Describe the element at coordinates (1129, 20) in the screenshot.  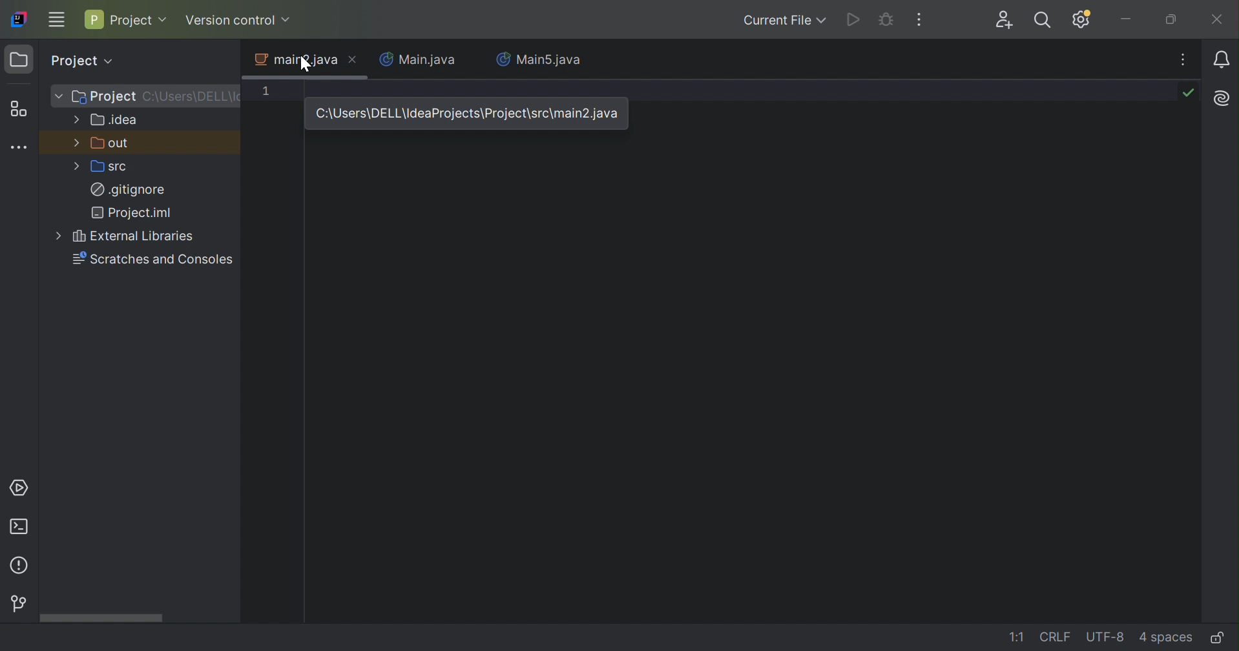
I see `Minimize` at that location.